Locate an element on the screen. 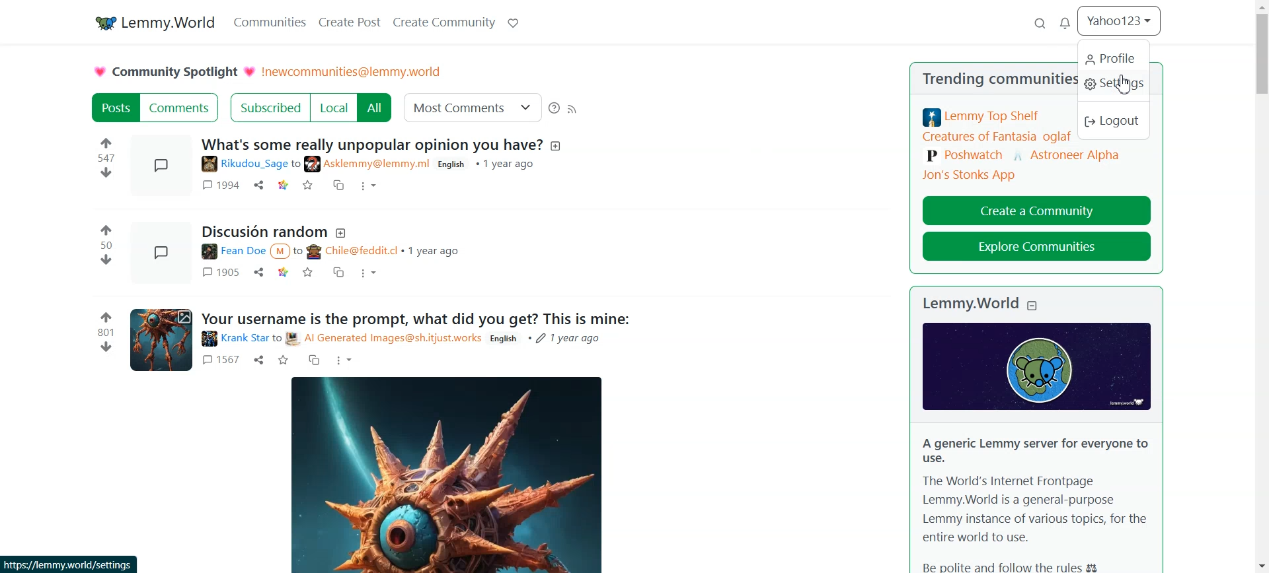 The width and height of the screenshot is (1269, 573). yahoo123 is located at coordinates (1120, 20).